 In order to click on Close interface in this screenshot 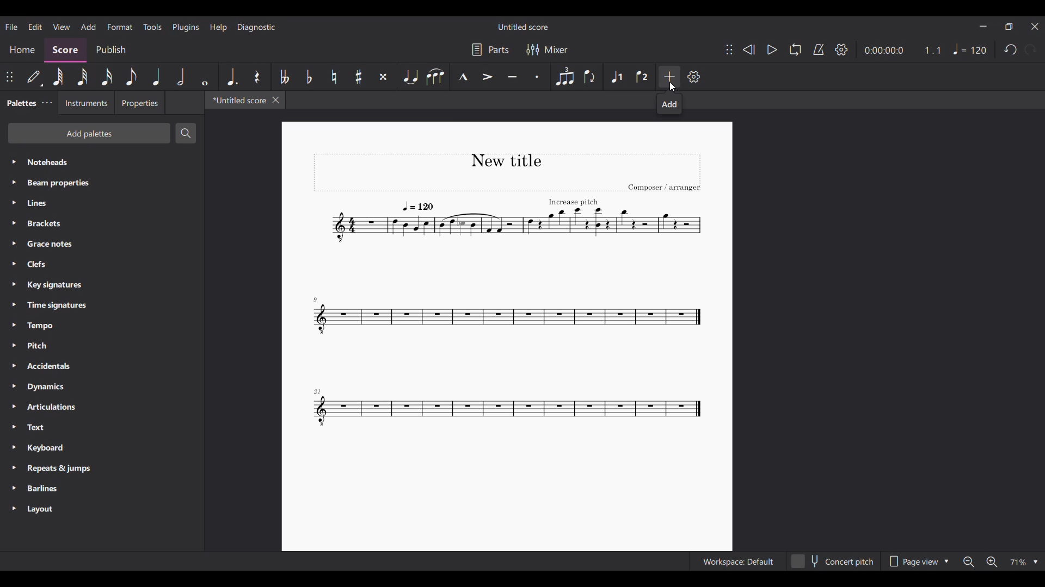, I will do `click(1035, 27)`.